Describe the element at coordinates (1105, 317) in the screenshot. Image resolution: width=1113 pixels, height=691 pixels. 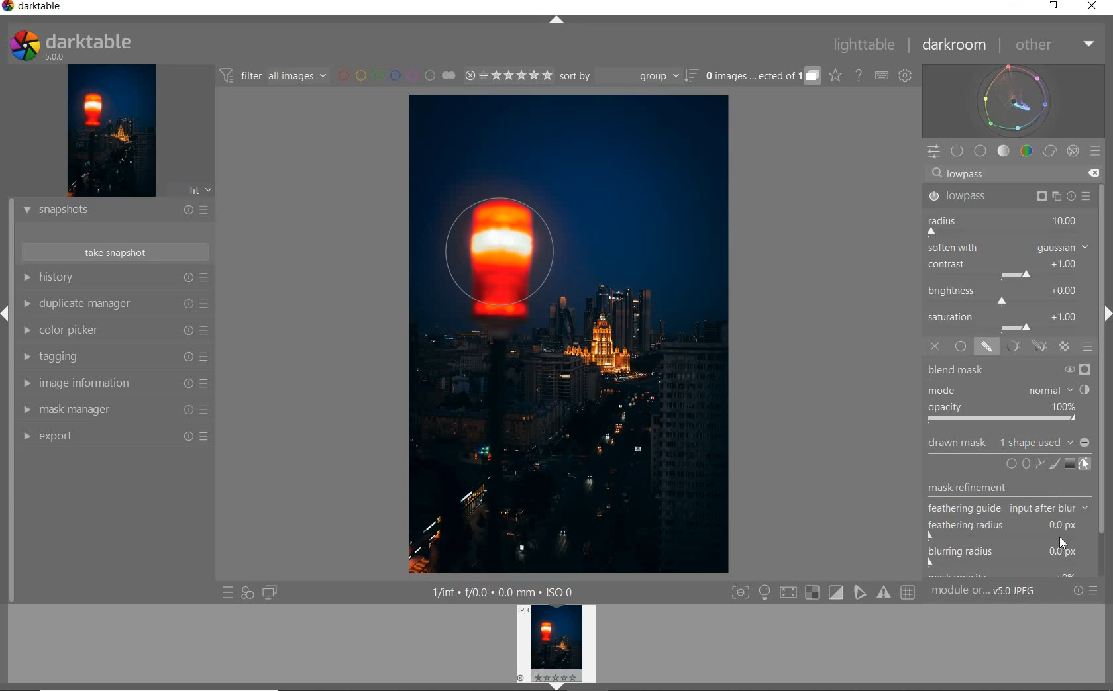
I see `expand/collapse` at that location.